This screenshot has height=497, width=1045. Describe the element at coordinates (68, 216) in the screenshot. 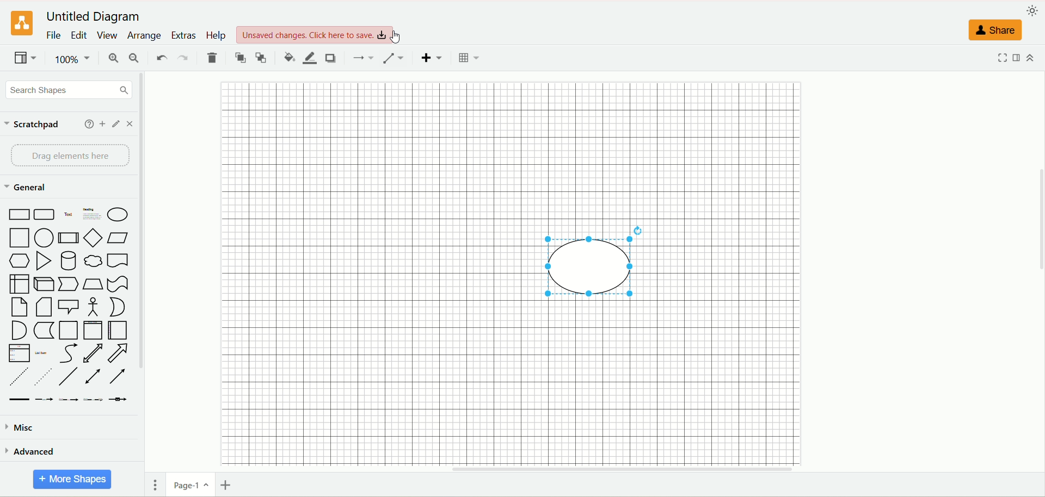

I see `text` at that location.